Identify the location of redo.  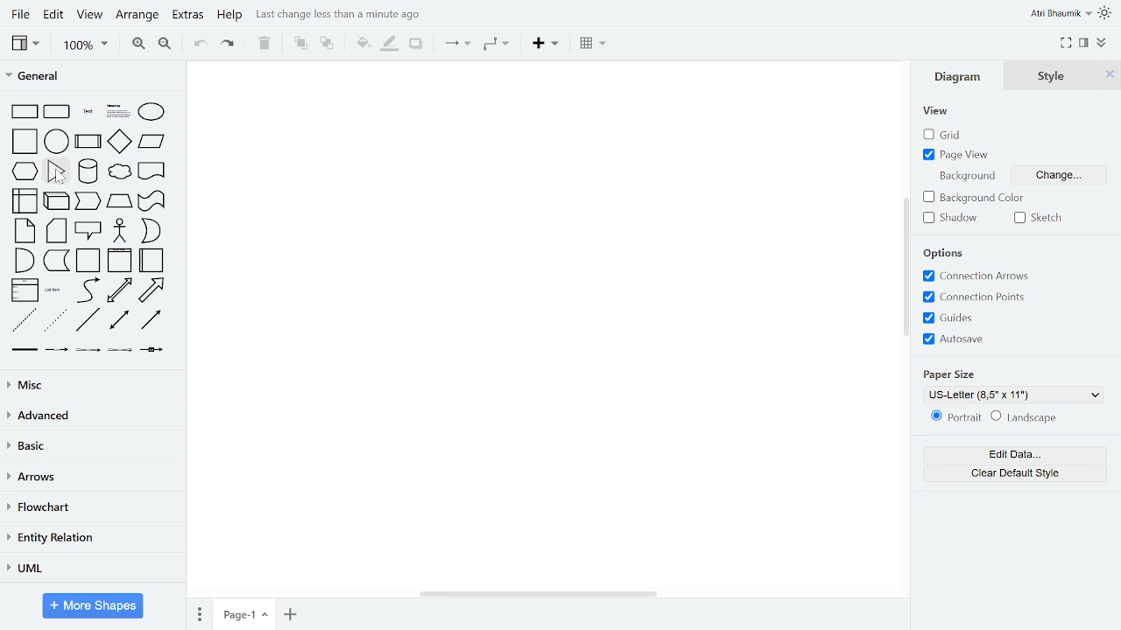
(229, 44).